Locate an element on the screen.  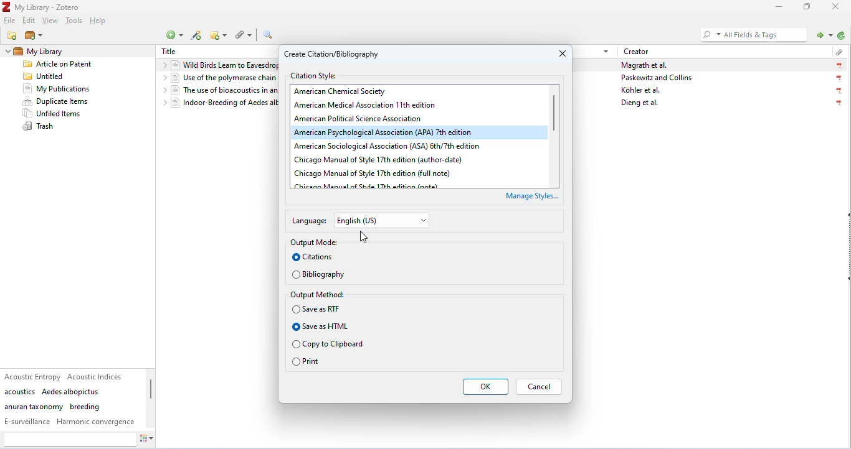
minimize is located at coordinates (776, 7).